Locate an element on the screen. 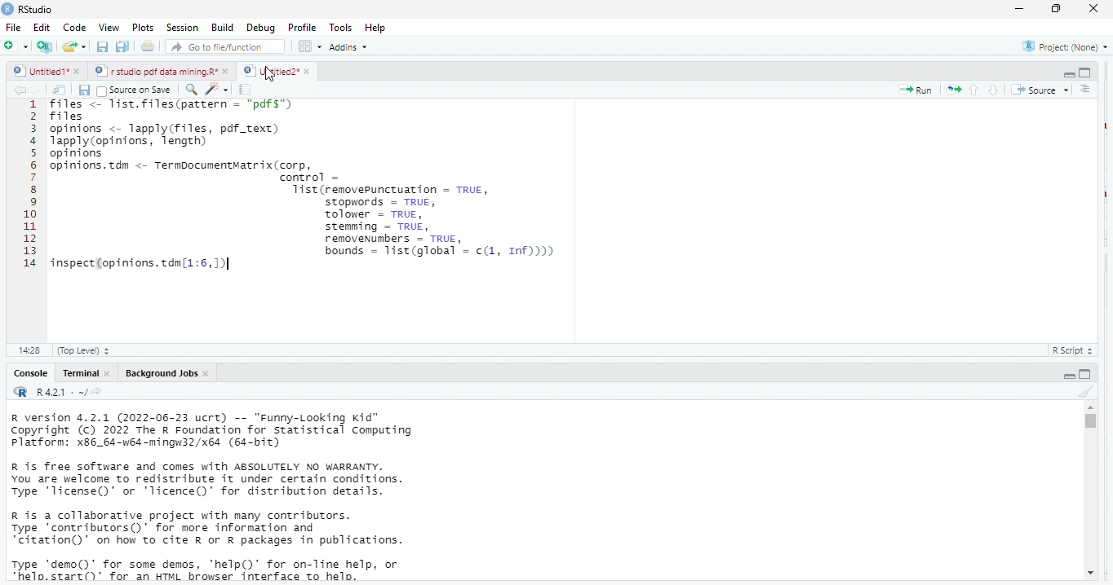  typing cursor is located at coordinates (229, 267).